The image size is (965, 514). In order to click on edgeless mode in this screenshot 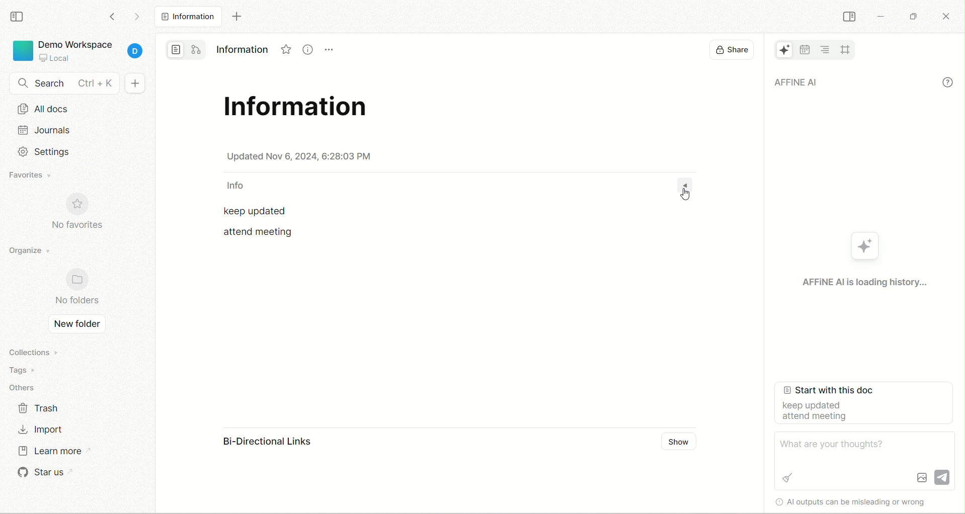, I will do `click(197, 49)`.